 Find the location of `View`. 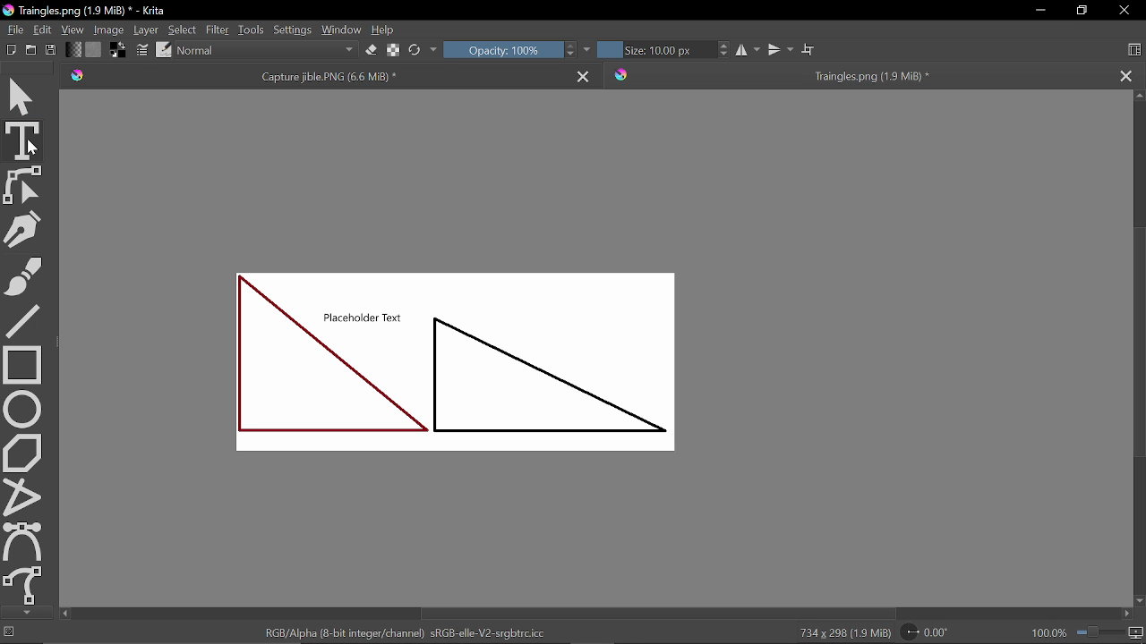

View is located at coordinates (74, 30).